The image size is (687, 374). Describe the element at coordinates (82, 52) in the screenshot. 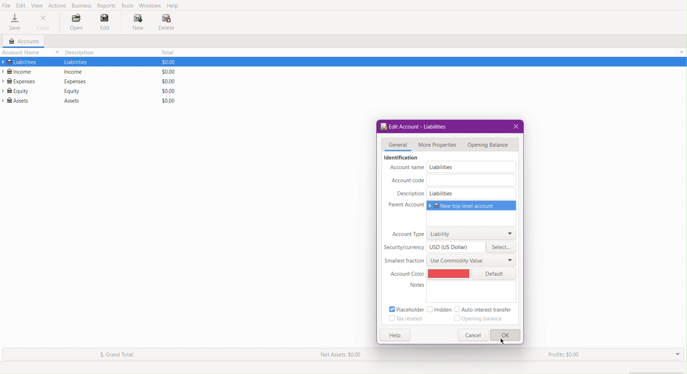

I see `Description` at that location.